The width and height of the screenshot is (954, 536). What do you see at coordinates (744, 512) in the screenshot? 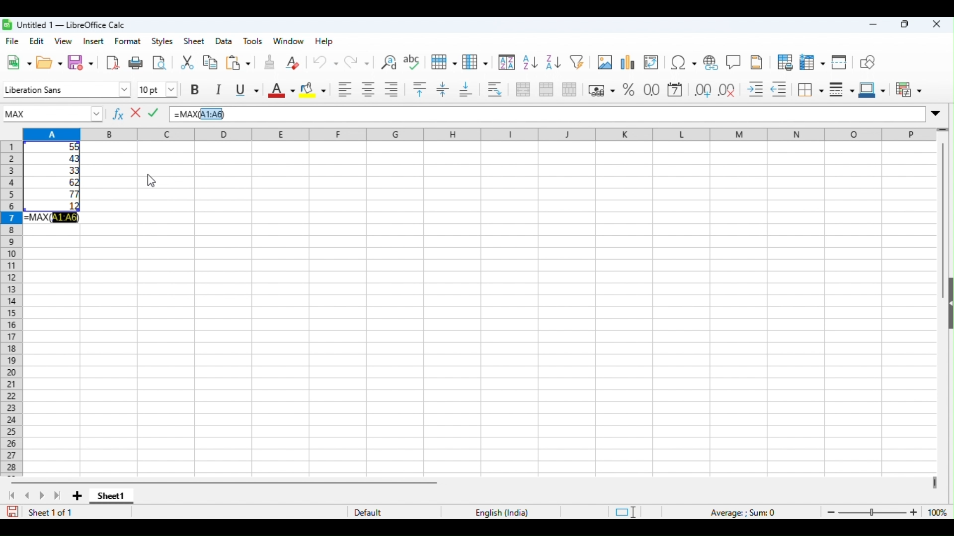
I see `formula` at bounding box center [744, 512].